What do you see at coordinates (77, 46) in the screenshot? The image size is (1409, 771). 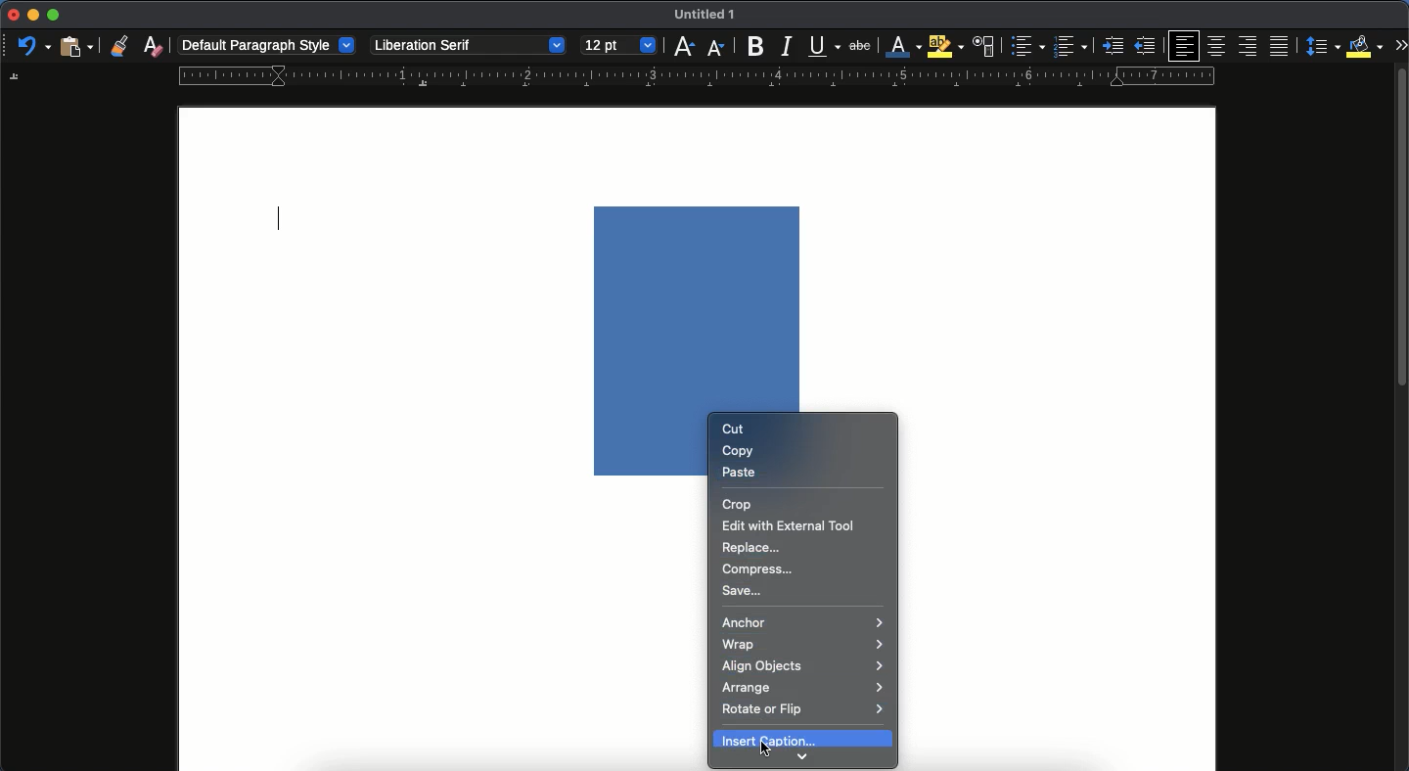 I see `paste` at bounding box center [77, 46].